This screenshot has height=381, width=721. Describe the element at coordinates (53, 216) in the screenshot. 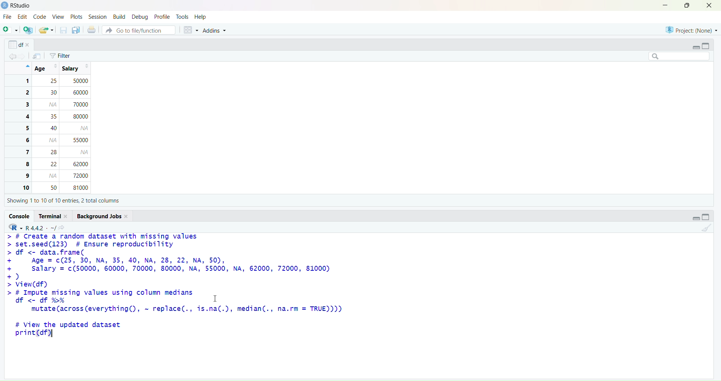

I see `terminal` at that location.